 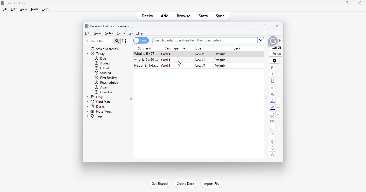 What do you see at coordinates (145, 48) in the screenshot?
I see `sort field` at bounding box center [145, 48].